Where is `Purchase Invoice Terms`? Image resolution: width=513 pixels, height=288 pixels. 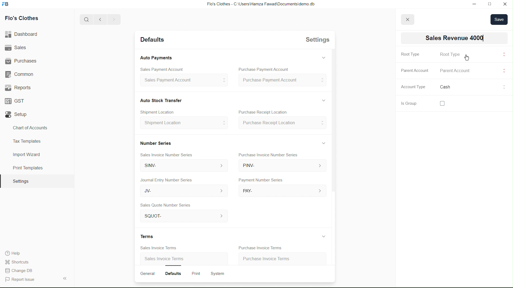
Purchase Invoice Terms is located at coordinates (259, 247).